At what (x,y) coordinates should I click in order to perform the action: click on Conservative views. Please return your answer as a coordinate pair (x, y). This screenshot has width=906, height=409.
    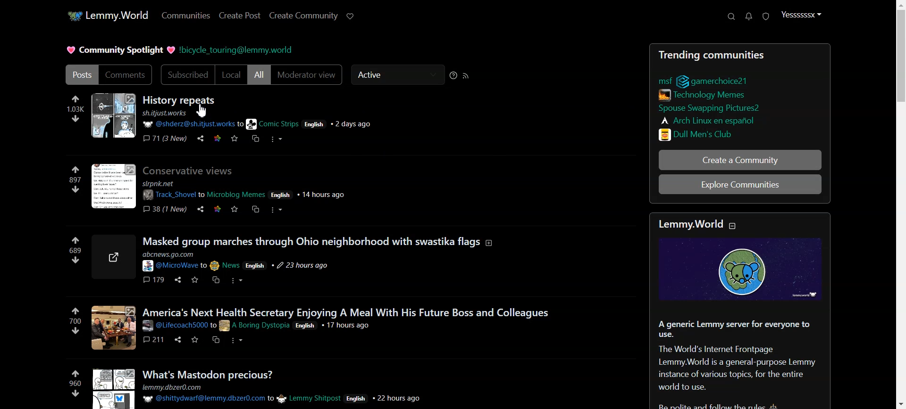
    Looking at the image, I should click on (189, 171).